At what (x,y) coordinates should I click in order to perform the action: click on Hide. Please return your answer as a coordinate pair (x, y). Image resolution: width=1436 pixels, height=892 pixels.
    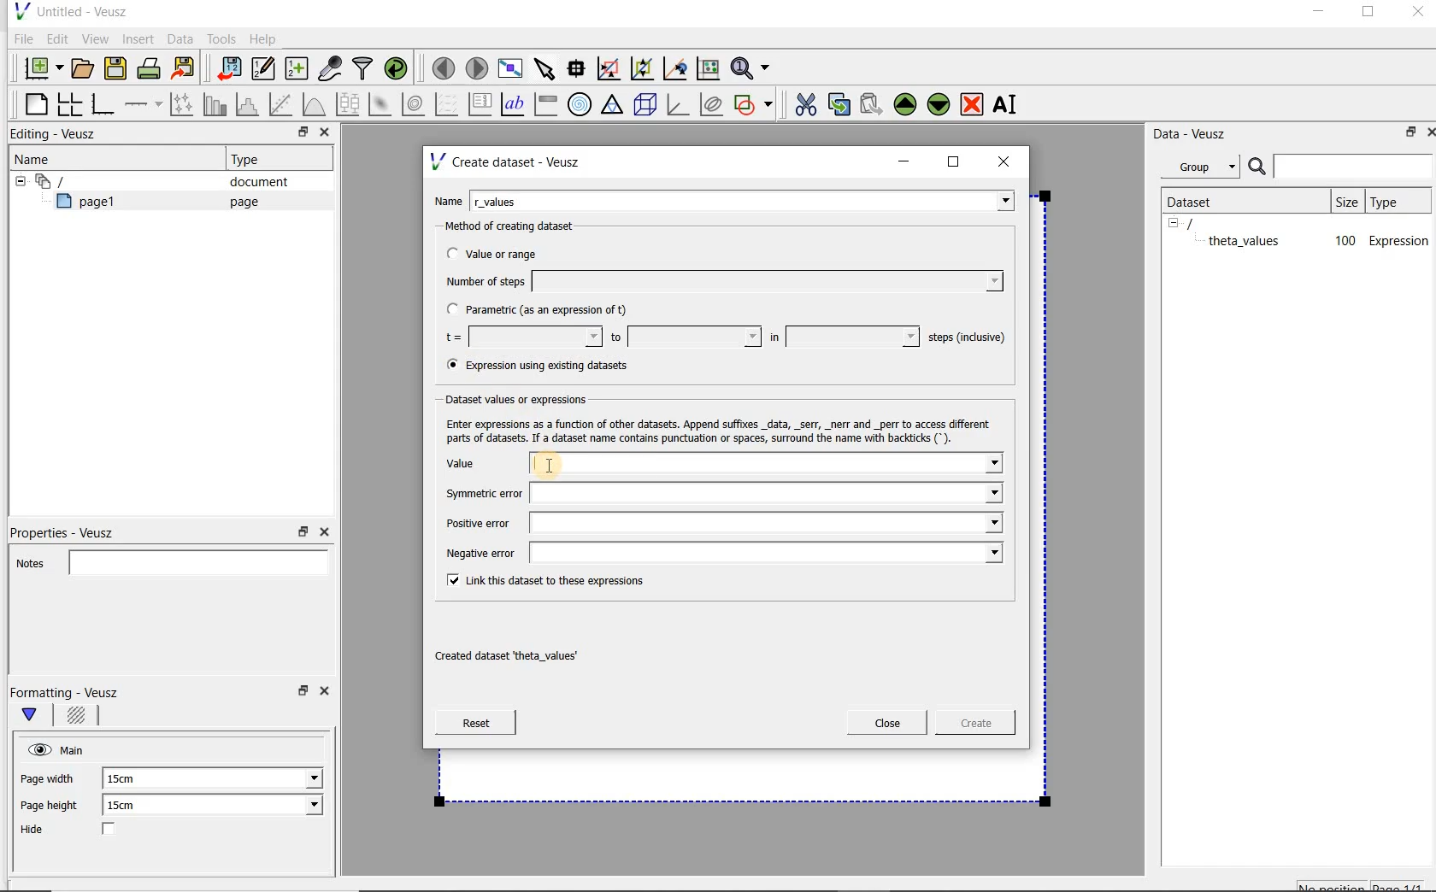
    Looking at the image, I should click on (85, 830).